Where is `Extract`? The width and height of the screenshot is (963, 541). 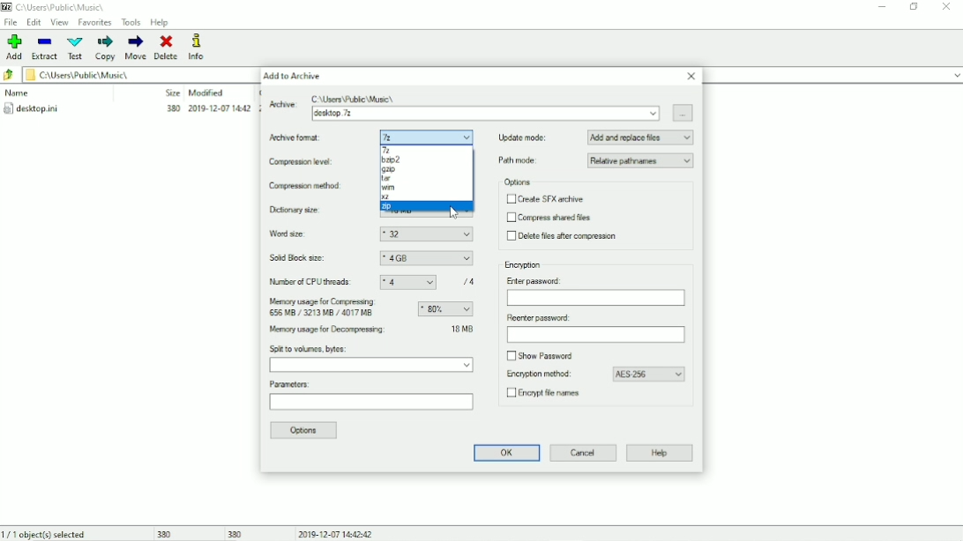
Extract is located at coordinates (45, 49).